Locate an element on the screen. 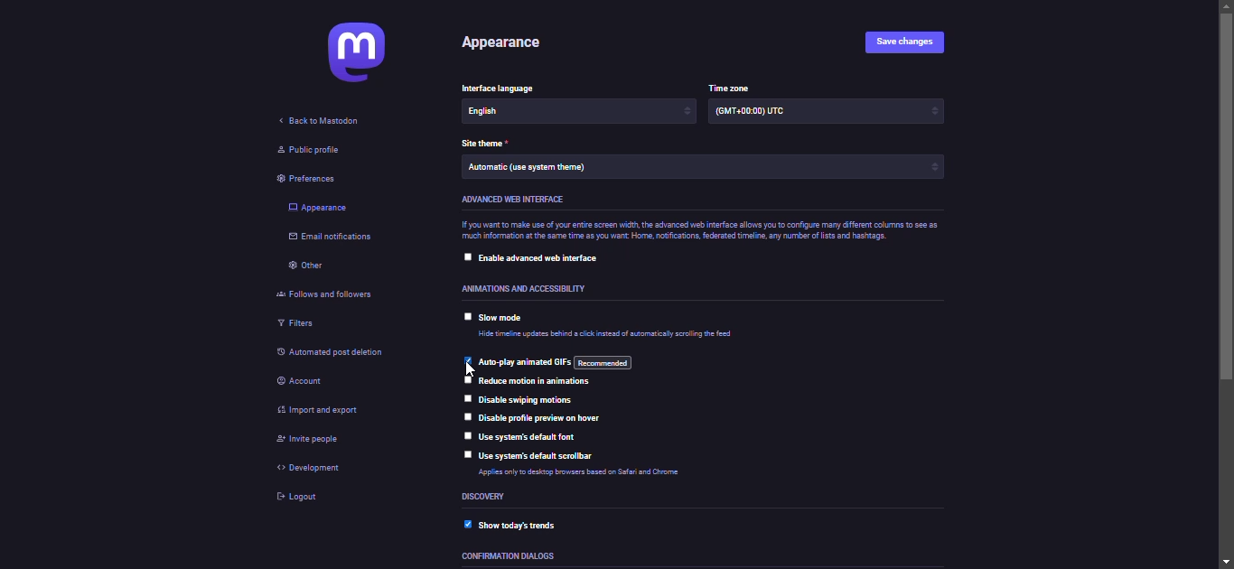  cursor is located at coordinates (471, 368).